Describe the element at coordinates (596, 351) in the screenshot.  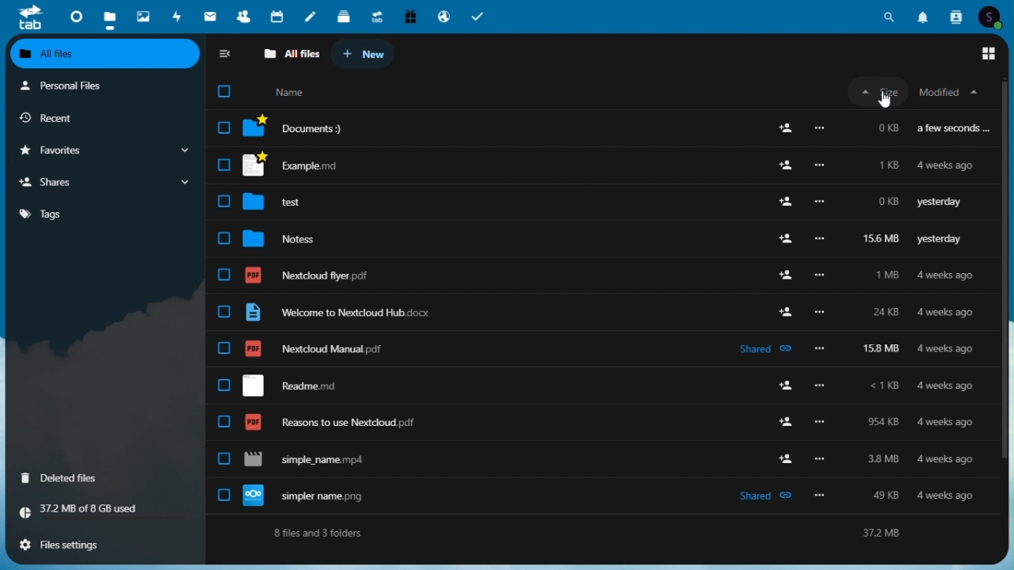
I see `Nextcdloud Manual pdf` at that location.